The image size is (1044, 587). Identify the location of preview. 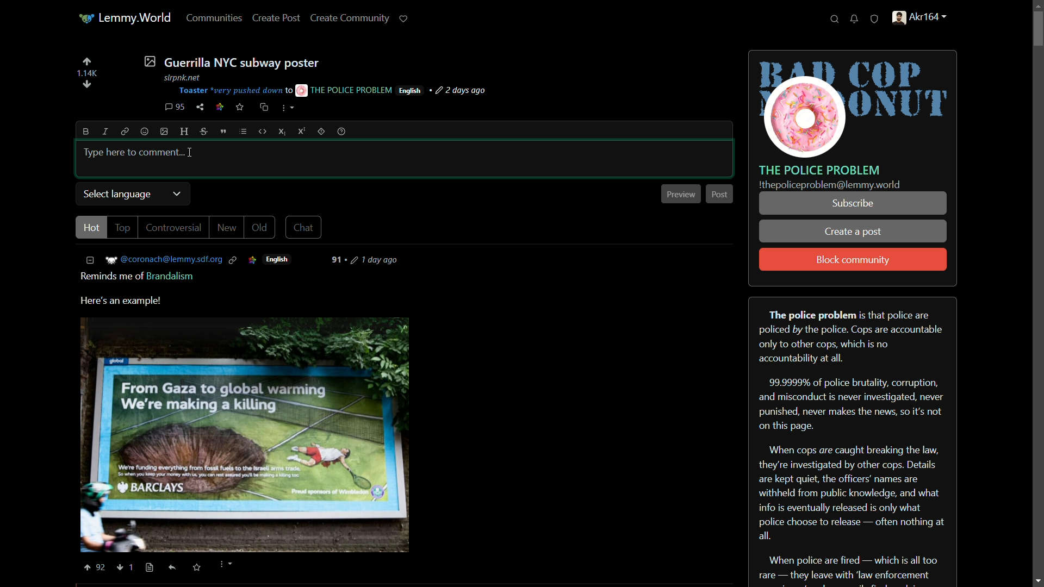
(681, 195).